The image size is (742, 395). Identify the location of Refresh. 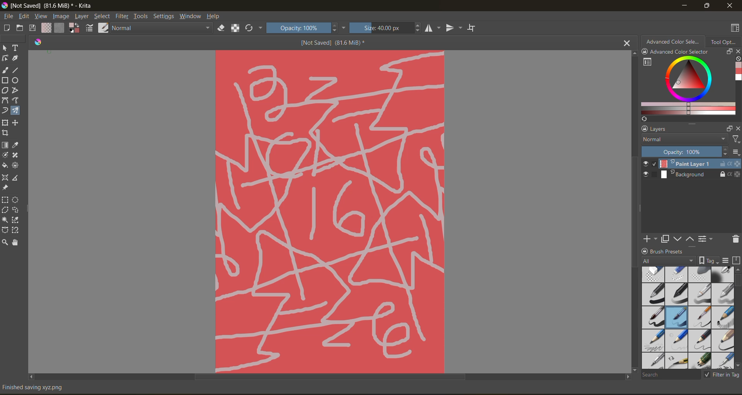
(643, 119).